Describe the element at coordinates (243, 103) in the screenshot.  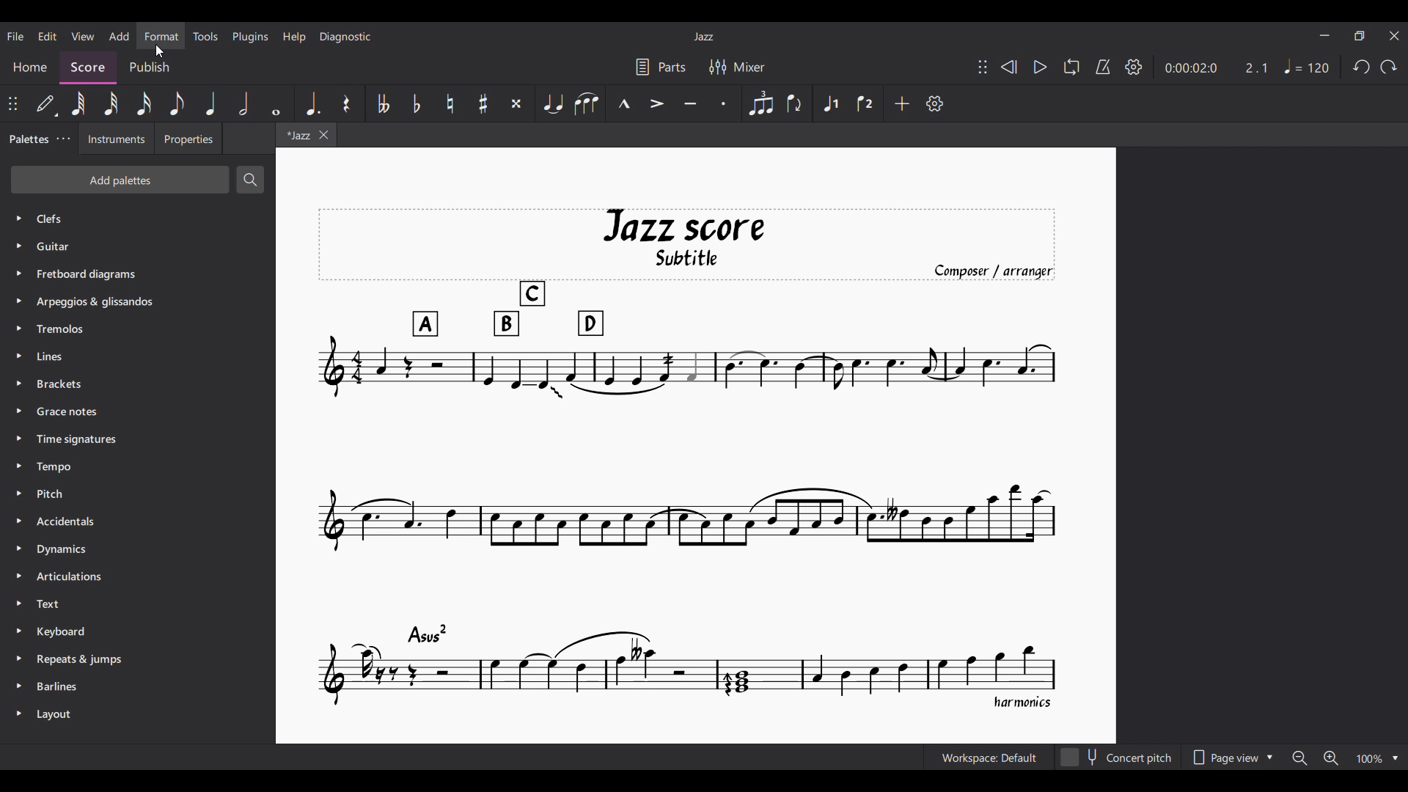
I see `Half note` at that location.